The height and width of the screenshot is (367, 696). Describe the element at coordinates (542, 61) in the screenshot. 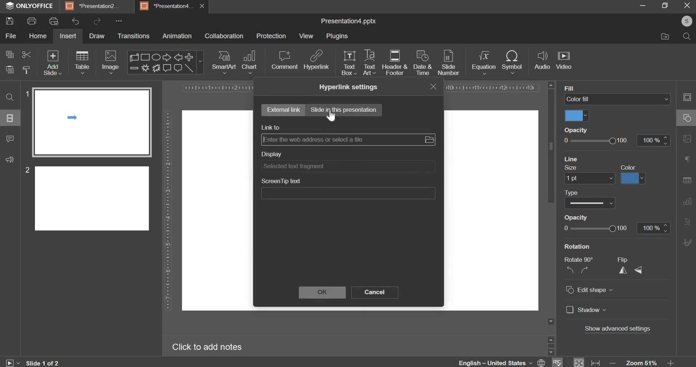

I see `audio` at that location.